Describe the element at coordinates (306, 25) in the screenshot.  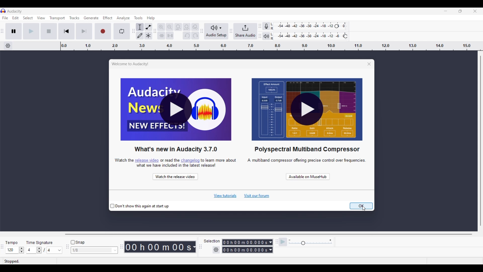
I see `Recording level` at that location.